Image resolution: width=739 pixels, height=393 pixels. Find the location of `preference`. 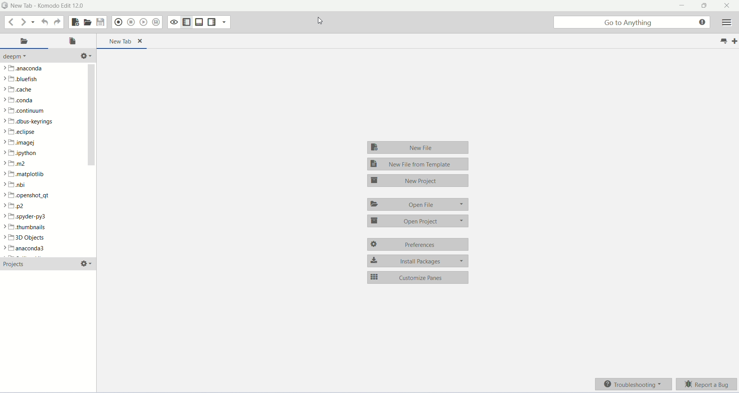

preference is located at coordinates (417, 244).